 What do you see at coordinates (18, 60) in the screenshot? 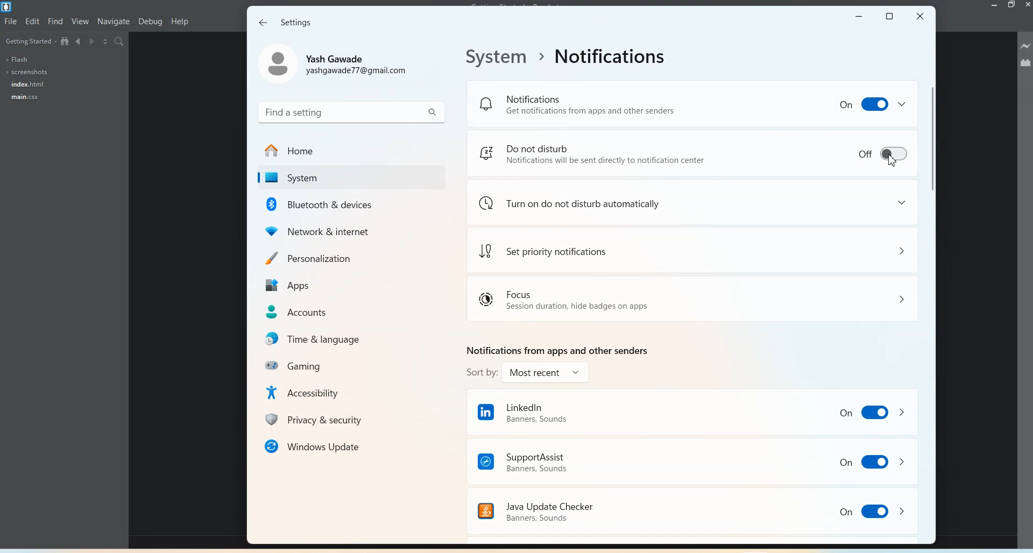
I see `Flash` at bounding box center [18, 60].